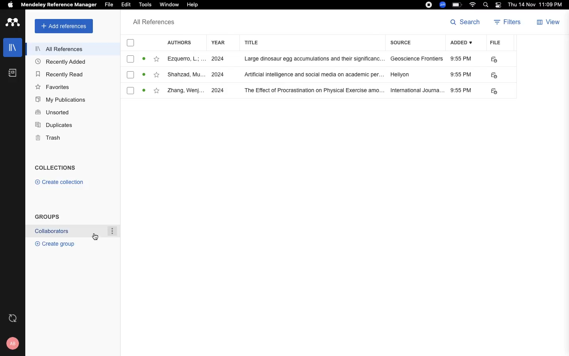 Image resolution: width=569 pixels, height=356 pixels. Describe the element at coordinates (145, 5) in the screenshot. I see `Tools` at that location.